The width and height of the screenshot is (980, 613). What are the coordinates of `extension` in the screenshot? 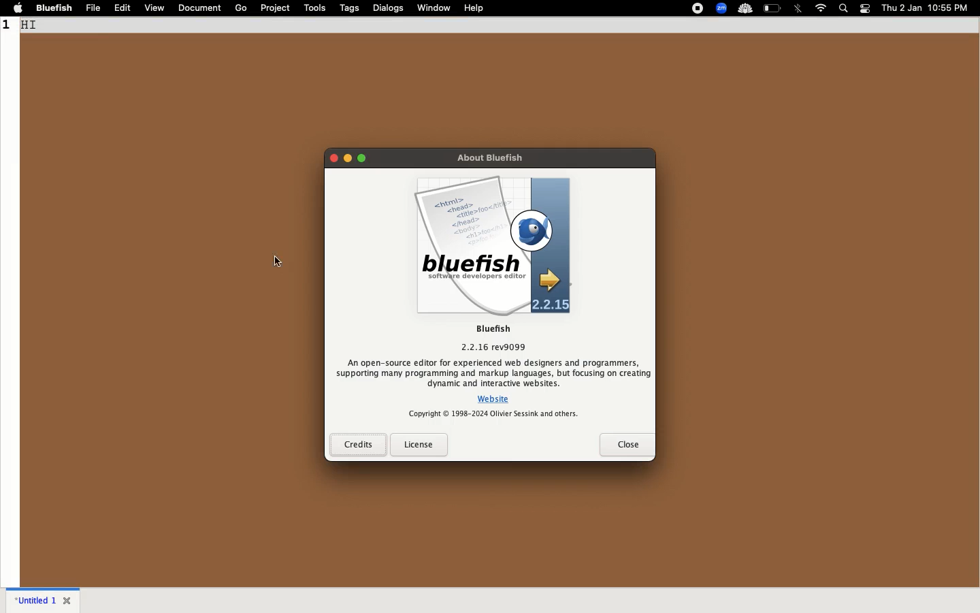 It's located at (745, 9).